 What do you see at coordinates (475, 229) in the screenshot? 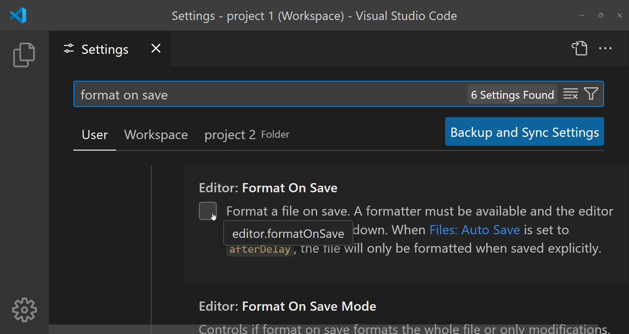
I see `Files: Auto Save` at bounding box center [475, 229].